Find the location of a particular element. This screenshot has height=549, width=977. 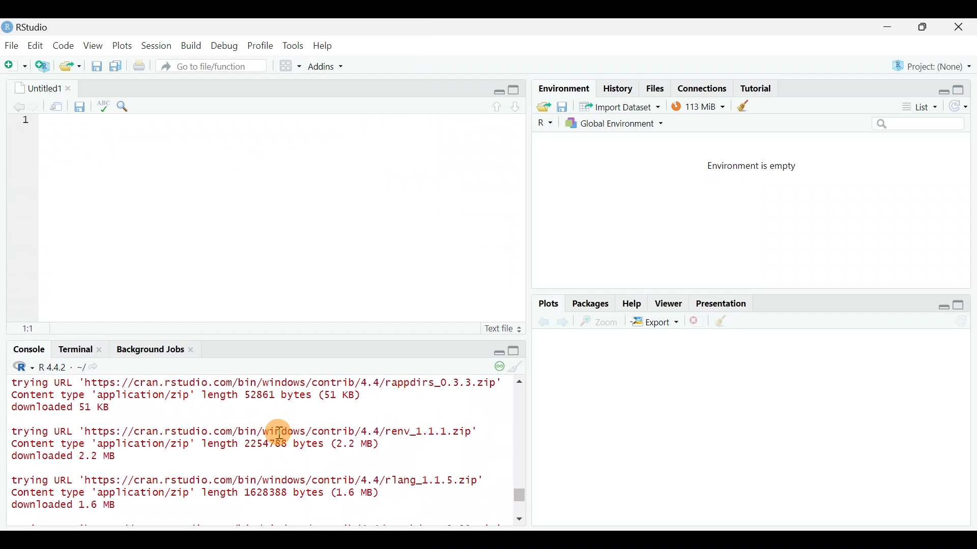

find/replace is located at coordinates (123, 104).